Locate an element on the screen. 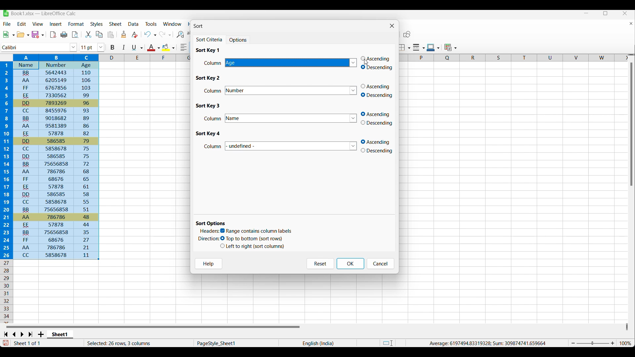 The width and height of the screenshot is (635, 357). Add sheet is located at coordinates (41, 334).